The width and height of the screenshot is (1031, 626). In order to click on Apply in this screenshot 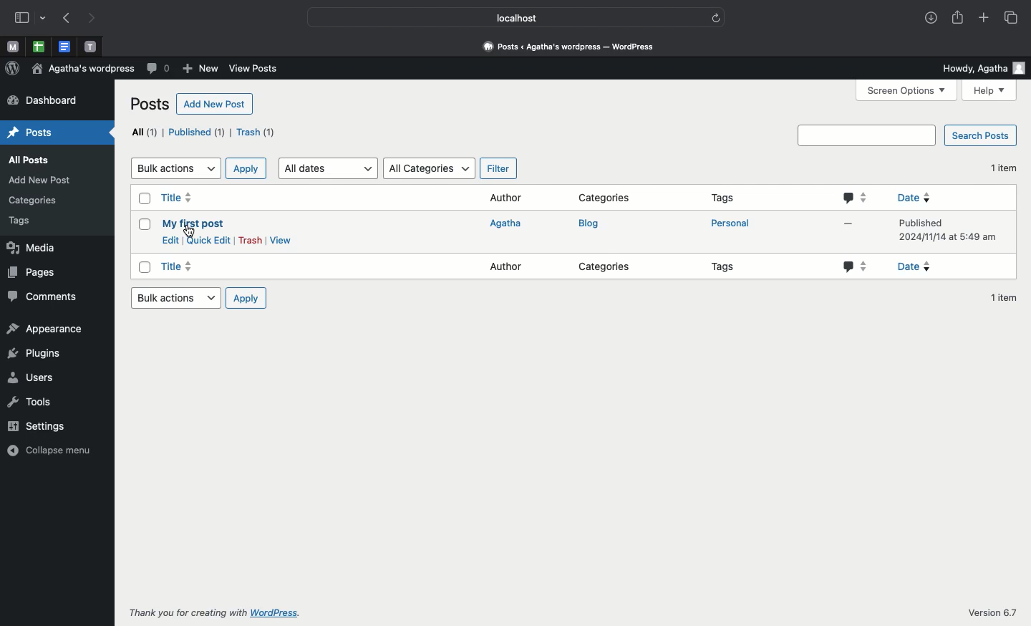, I will do `click(246, 168)`.